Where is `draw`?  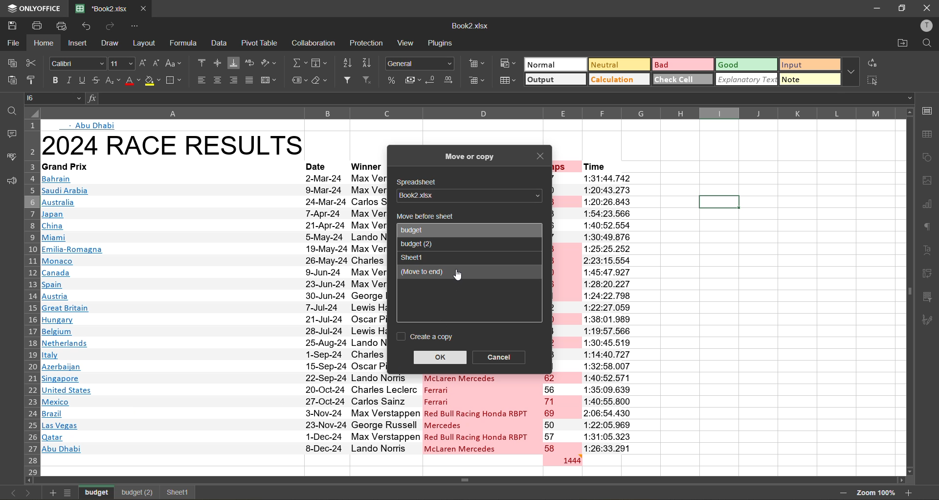 draw is located at coordinates (112, 44).